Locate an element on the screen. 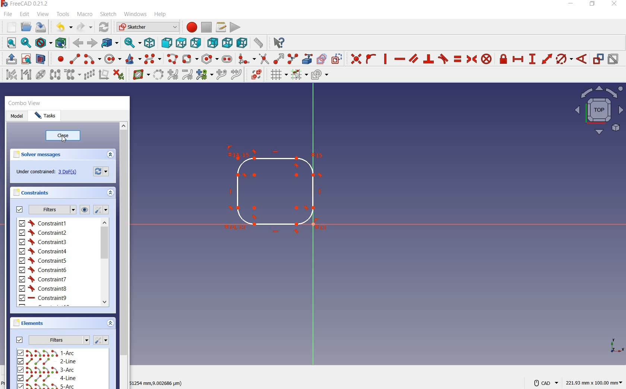 This screenshot has height=389, width=626. top is located at coordinates (181, 42).